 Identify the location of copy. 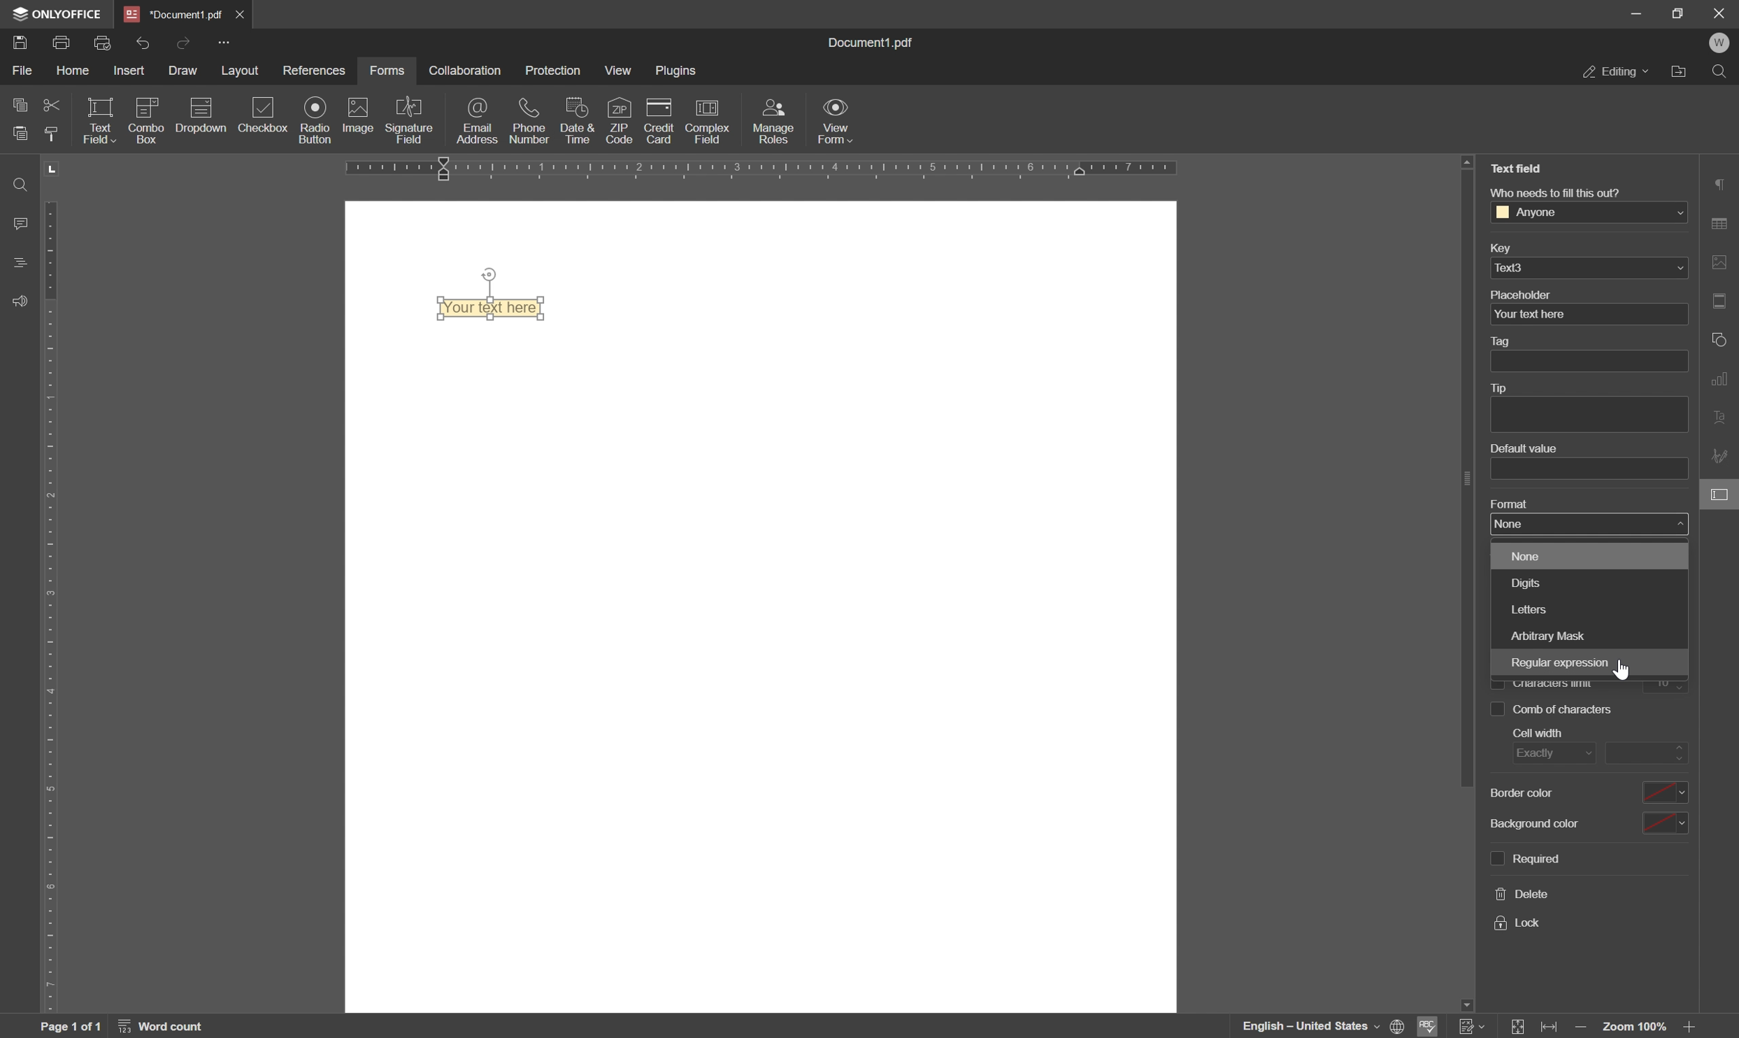
(16, 105).